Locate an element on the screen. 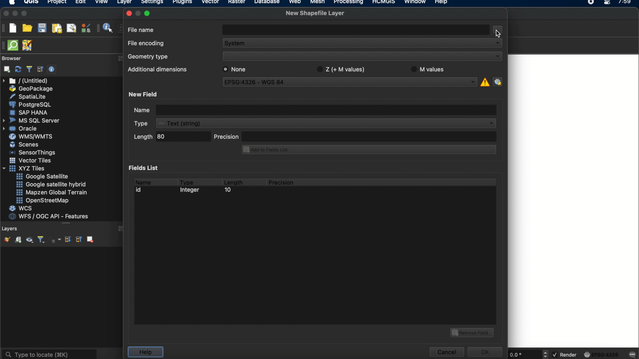 This screenshot has height=359, width=639. 7:58 is located at coordinates (625, 4).